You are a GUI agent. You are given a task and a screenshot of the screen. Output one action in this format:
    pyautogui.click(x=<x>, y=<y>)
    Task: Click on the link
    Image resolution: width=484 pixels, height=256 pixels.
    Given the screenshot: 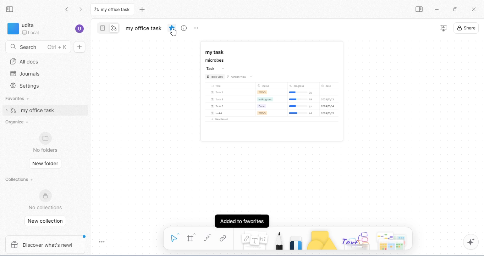 What is the action you would take?
    pyautogui.click(x=225, y=239)
    